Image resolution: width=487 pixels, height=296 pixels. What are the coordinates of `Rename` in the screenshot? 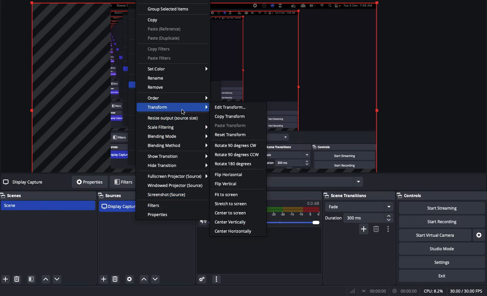 It's located at (157, 78).